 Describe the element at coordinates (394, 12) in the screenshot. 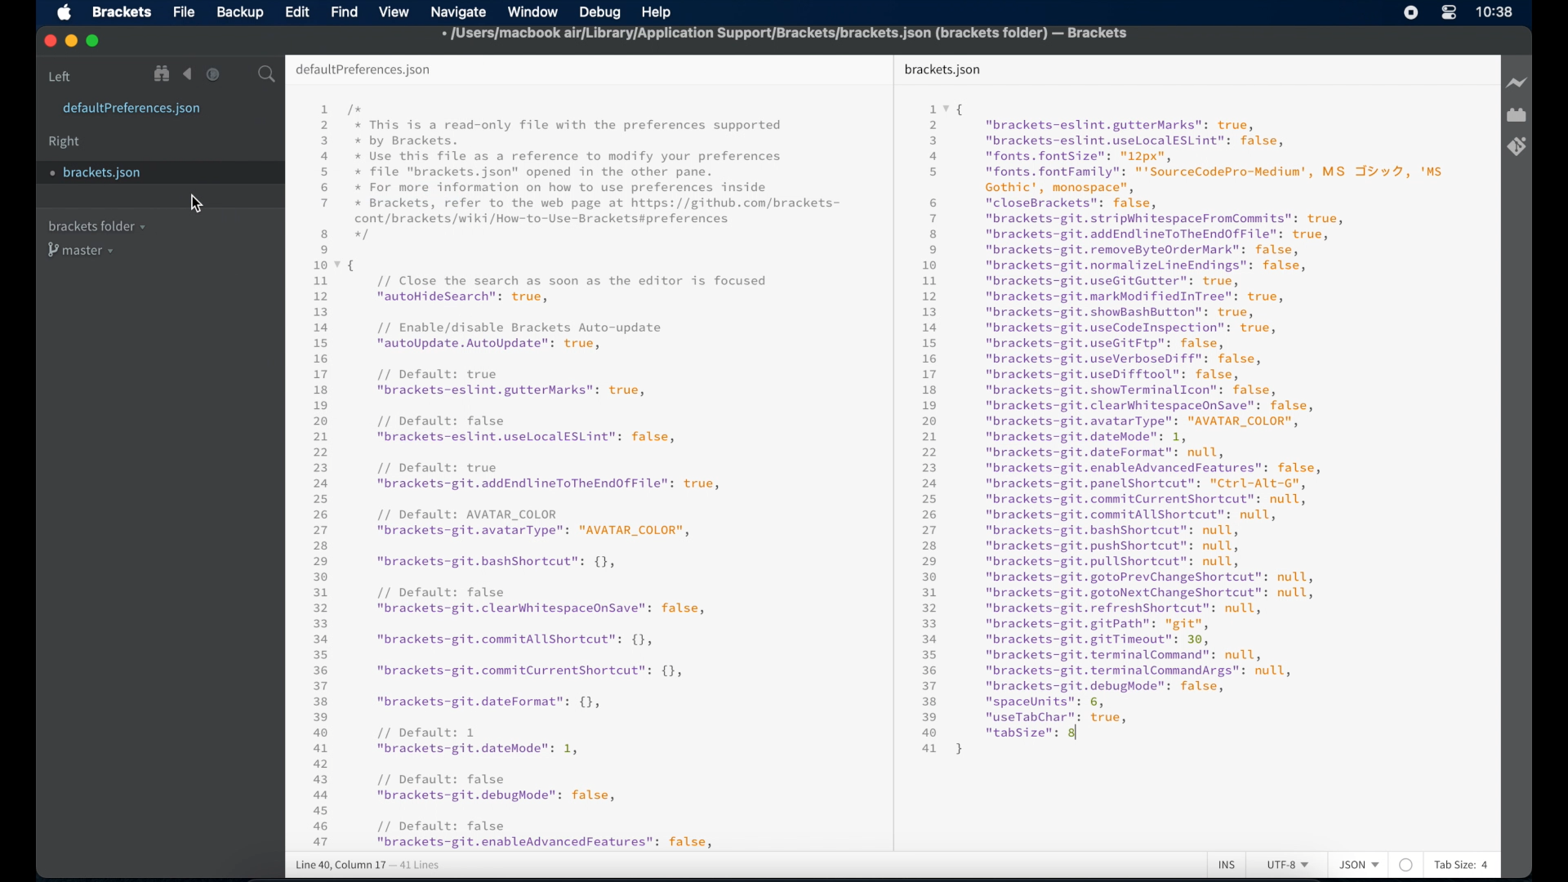

I see `view` at that location.